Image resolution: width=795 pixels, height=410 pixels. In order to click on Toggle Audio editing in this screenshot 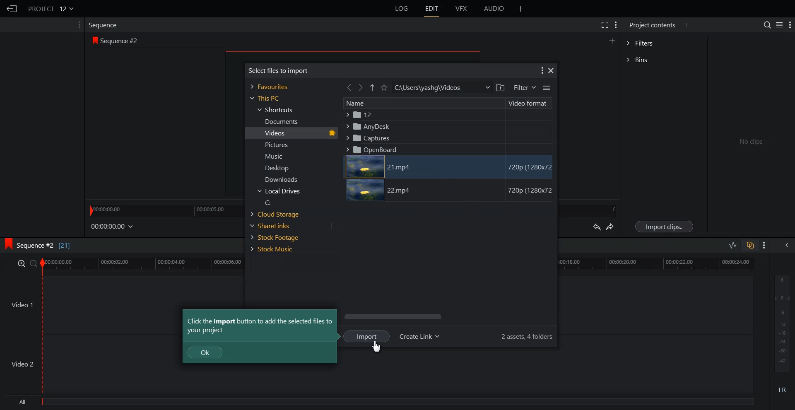, I will do `click(733, 245)`.